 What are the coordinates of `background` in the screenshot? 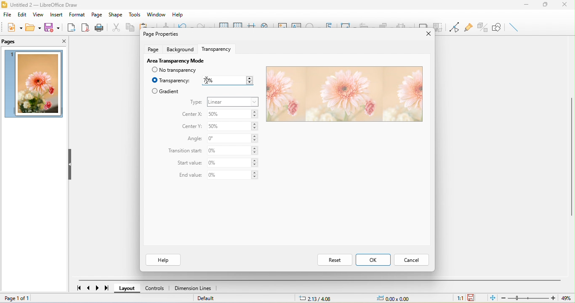 It's located at (181, 49).